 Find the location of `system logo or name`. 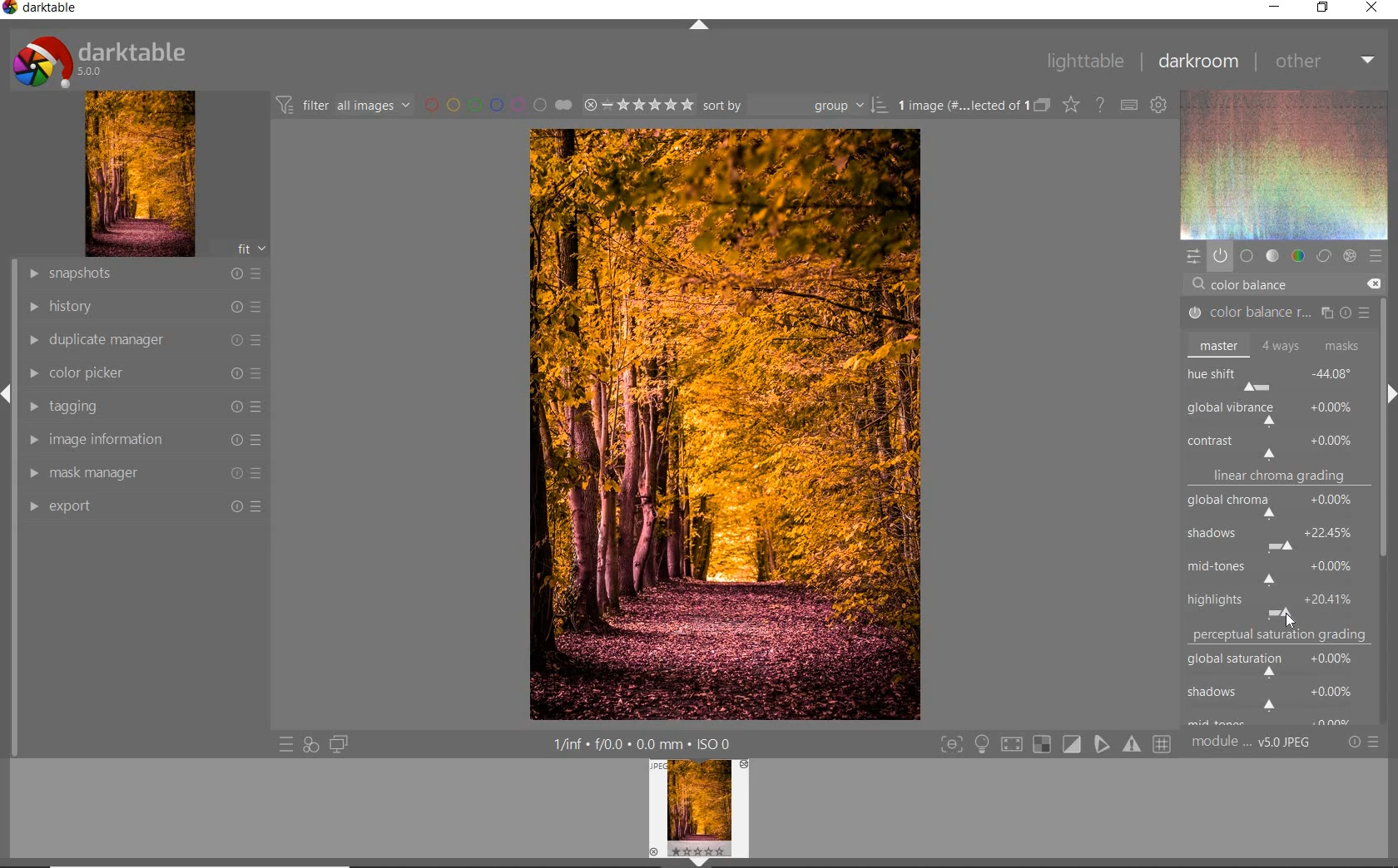

system logo or name is located at coordinates (106, 60).